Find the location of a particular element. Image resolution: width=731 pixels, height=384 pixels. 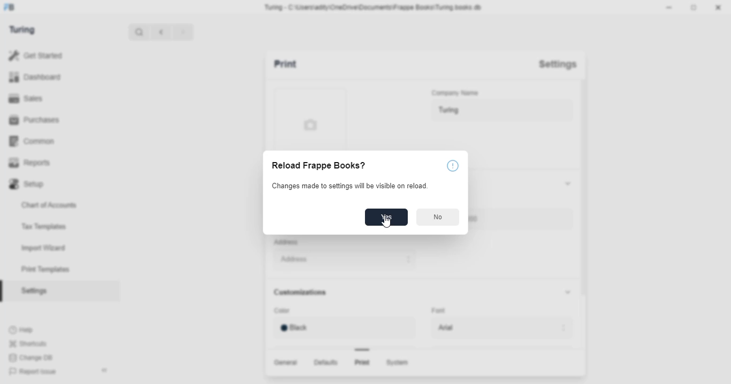

go back is located at coordinates (161, 31).